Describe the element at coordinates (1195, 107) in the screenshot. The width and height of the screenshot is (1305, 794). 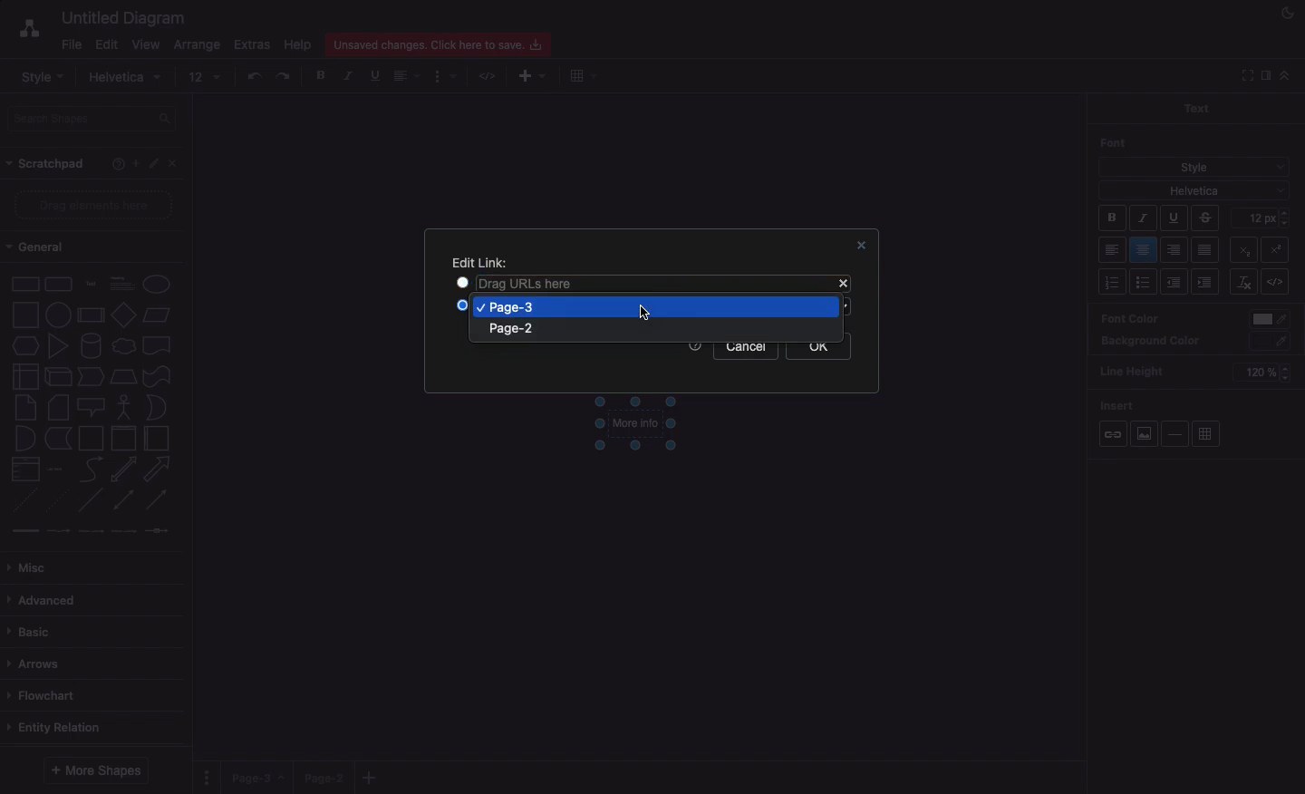
I see `Text` at that location.